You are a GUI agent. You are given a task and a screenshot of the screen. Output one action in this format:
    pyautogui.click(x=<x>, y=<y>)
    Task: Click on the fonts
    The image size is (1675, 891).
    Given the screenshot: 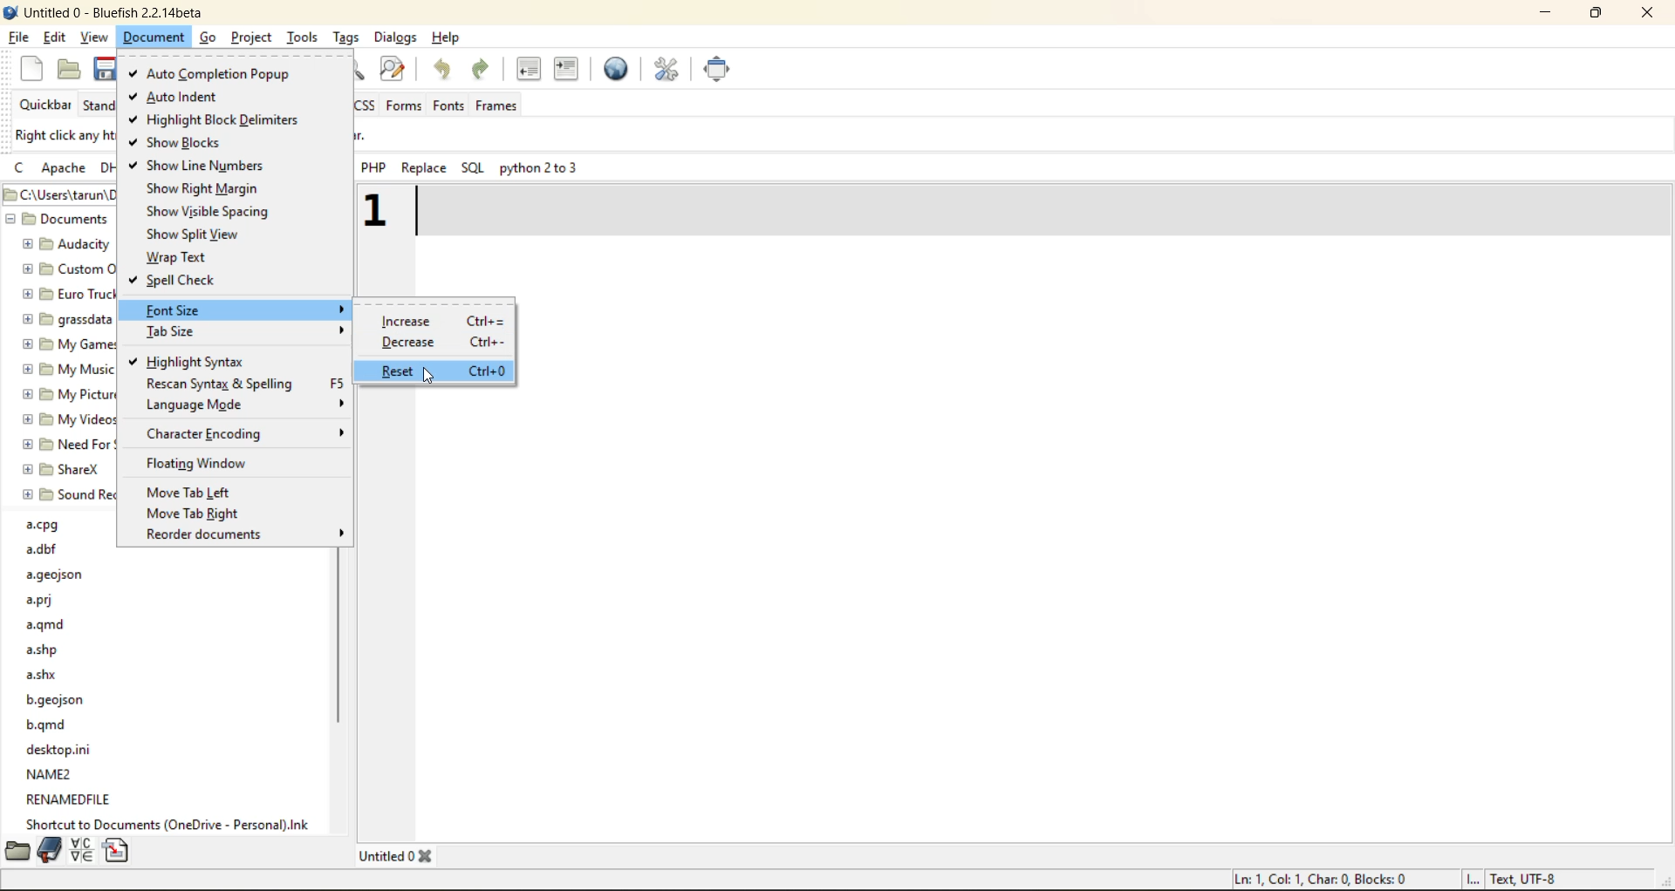 What is the action you would take?
    pyautogui.click(x=448, y=106)
    